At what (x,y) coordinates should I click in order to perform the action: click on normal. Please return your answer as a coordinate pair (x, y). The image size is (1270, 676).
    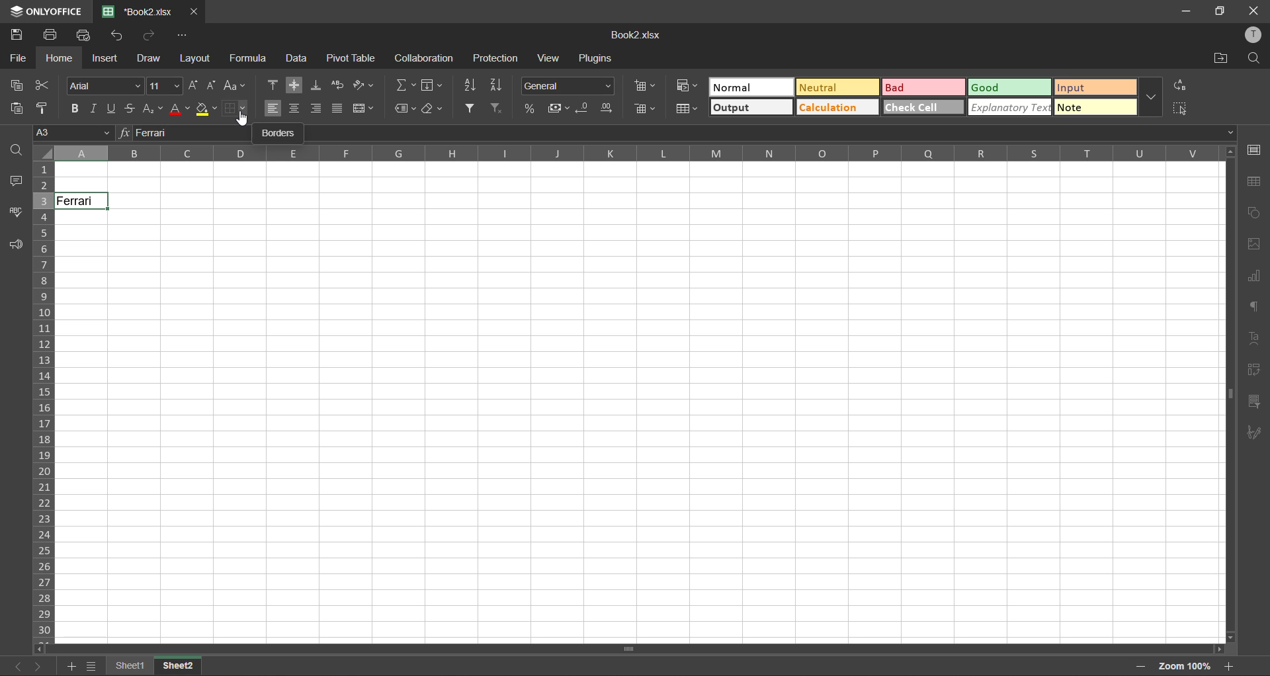
    Looking at the image, I should click on (750, 87).